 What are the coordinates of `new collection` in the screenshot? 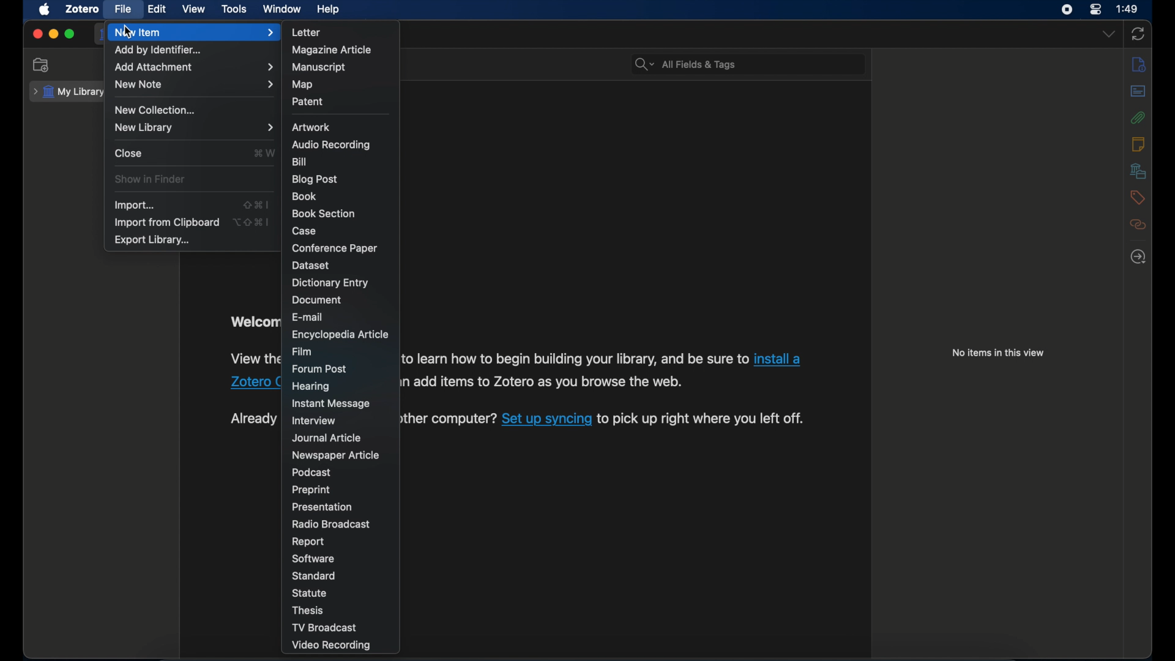 It's located at (157, 110).